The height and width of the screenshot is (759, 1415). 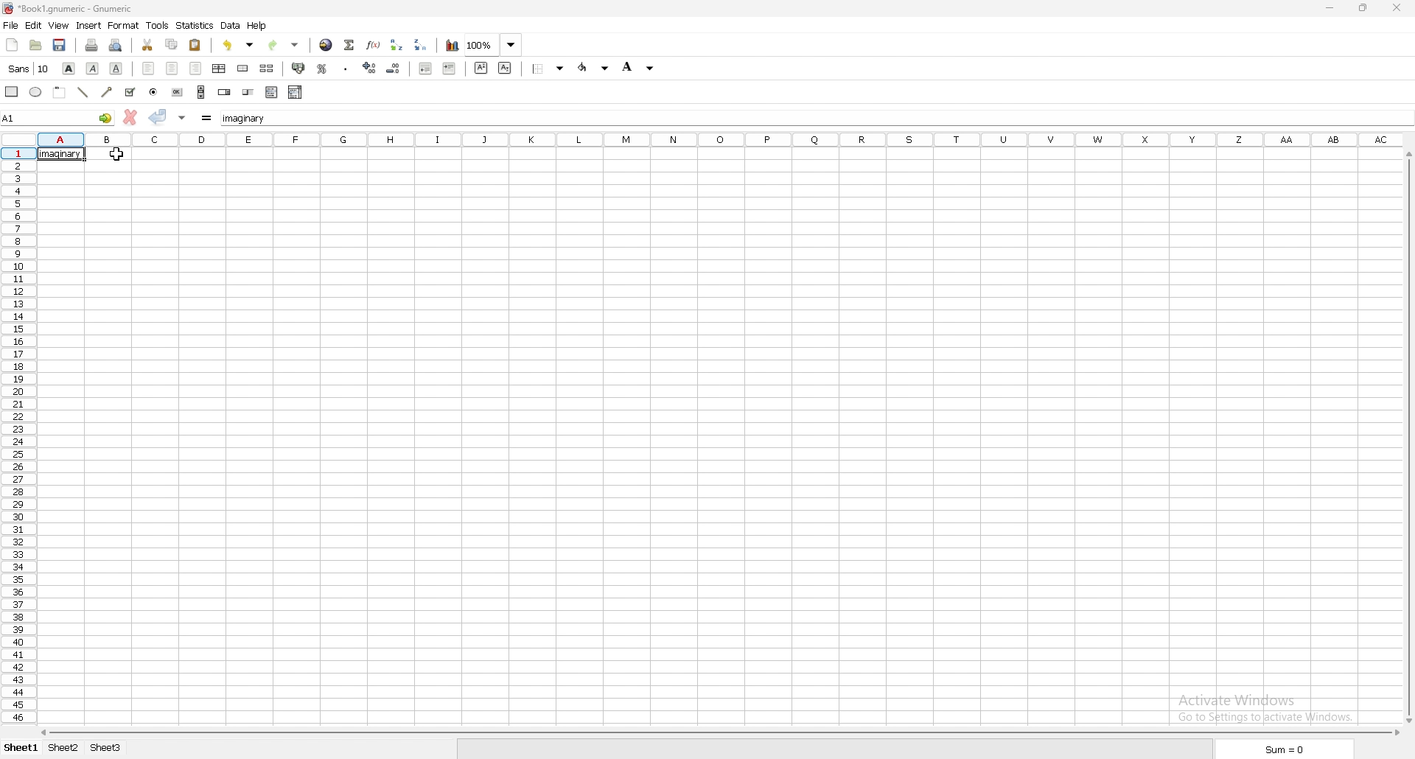 What do you see at coordinates (195, 24) in the screenshot?
I see `statistics` at bounding box center [195, 24].